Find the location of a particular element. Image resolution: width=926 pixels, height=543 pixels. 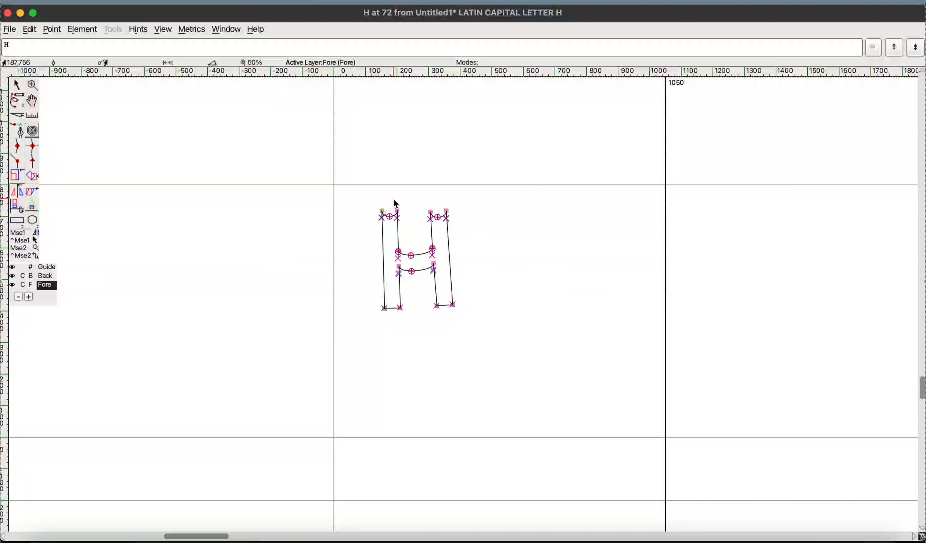

ruler is located at coordinates (7, 419).